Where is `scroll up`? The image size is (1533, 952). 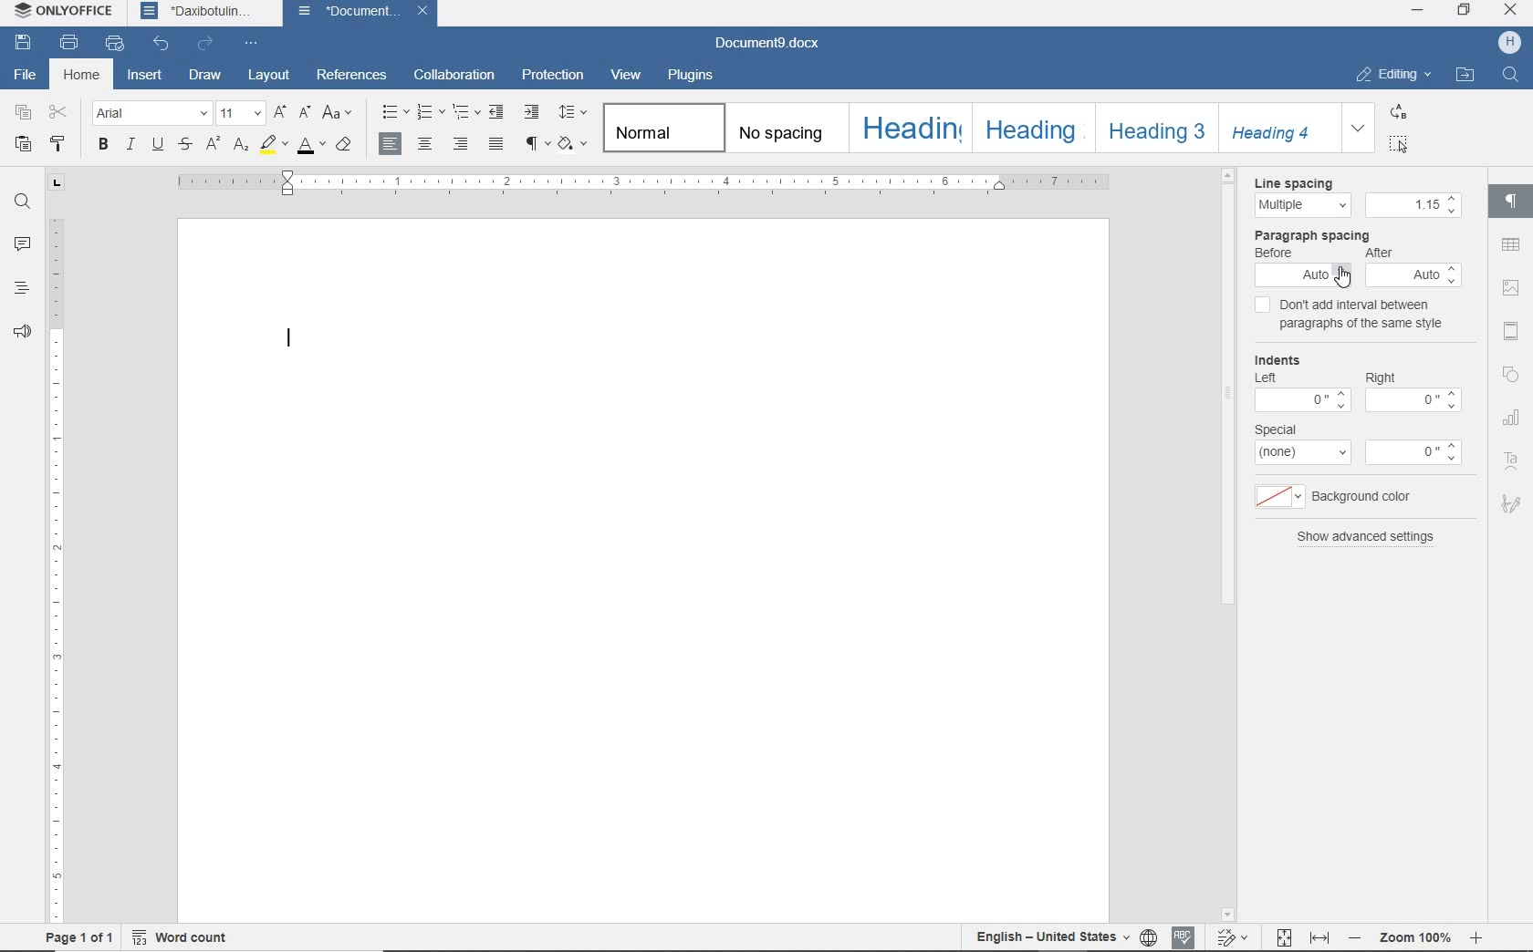 scroll up is located at coordinates (1230, 176).